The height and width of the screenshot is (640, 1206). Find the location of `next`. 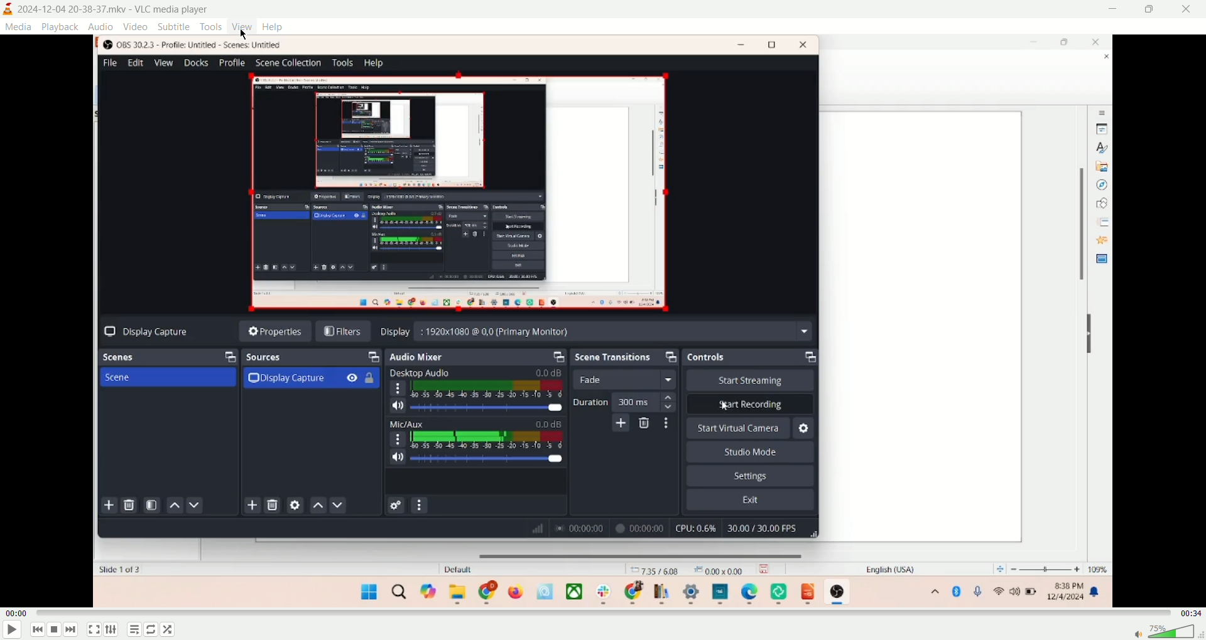

next is located at coordinates (73, 631).